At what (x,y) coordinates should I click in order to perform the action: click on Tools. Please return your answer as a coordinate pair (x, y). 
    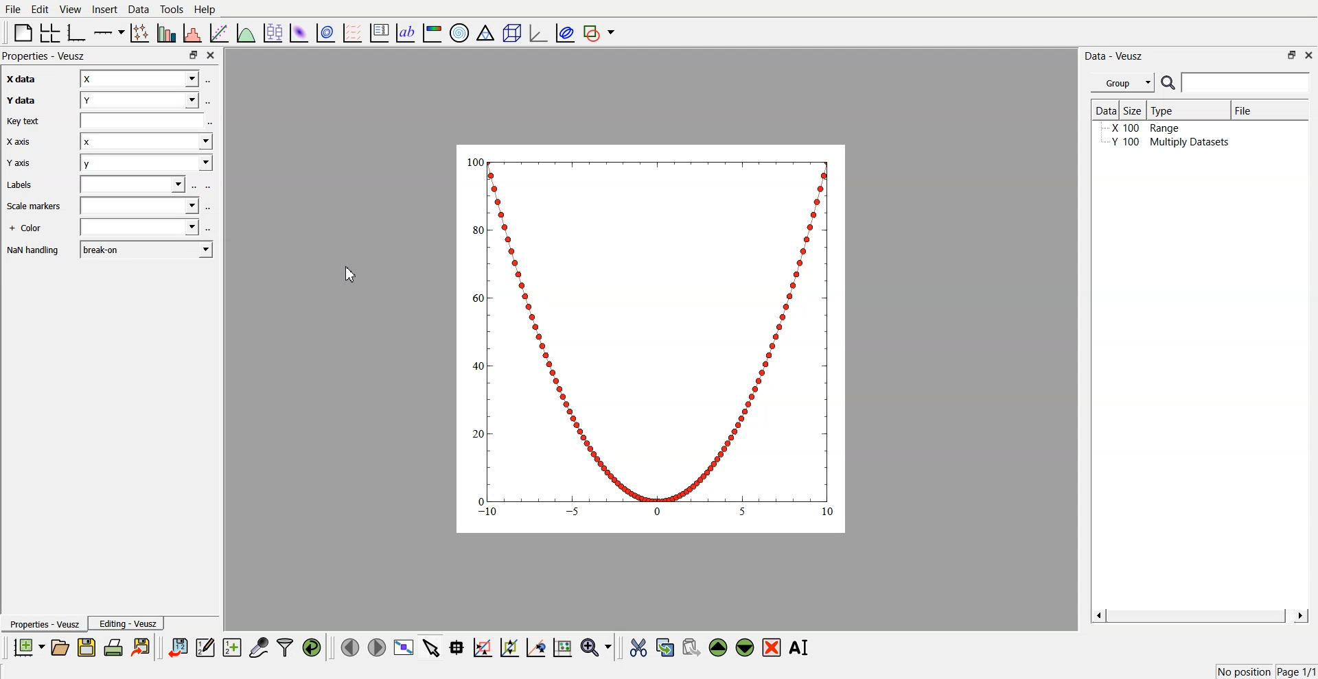
    Looking at the image, I should click on (170, 9).